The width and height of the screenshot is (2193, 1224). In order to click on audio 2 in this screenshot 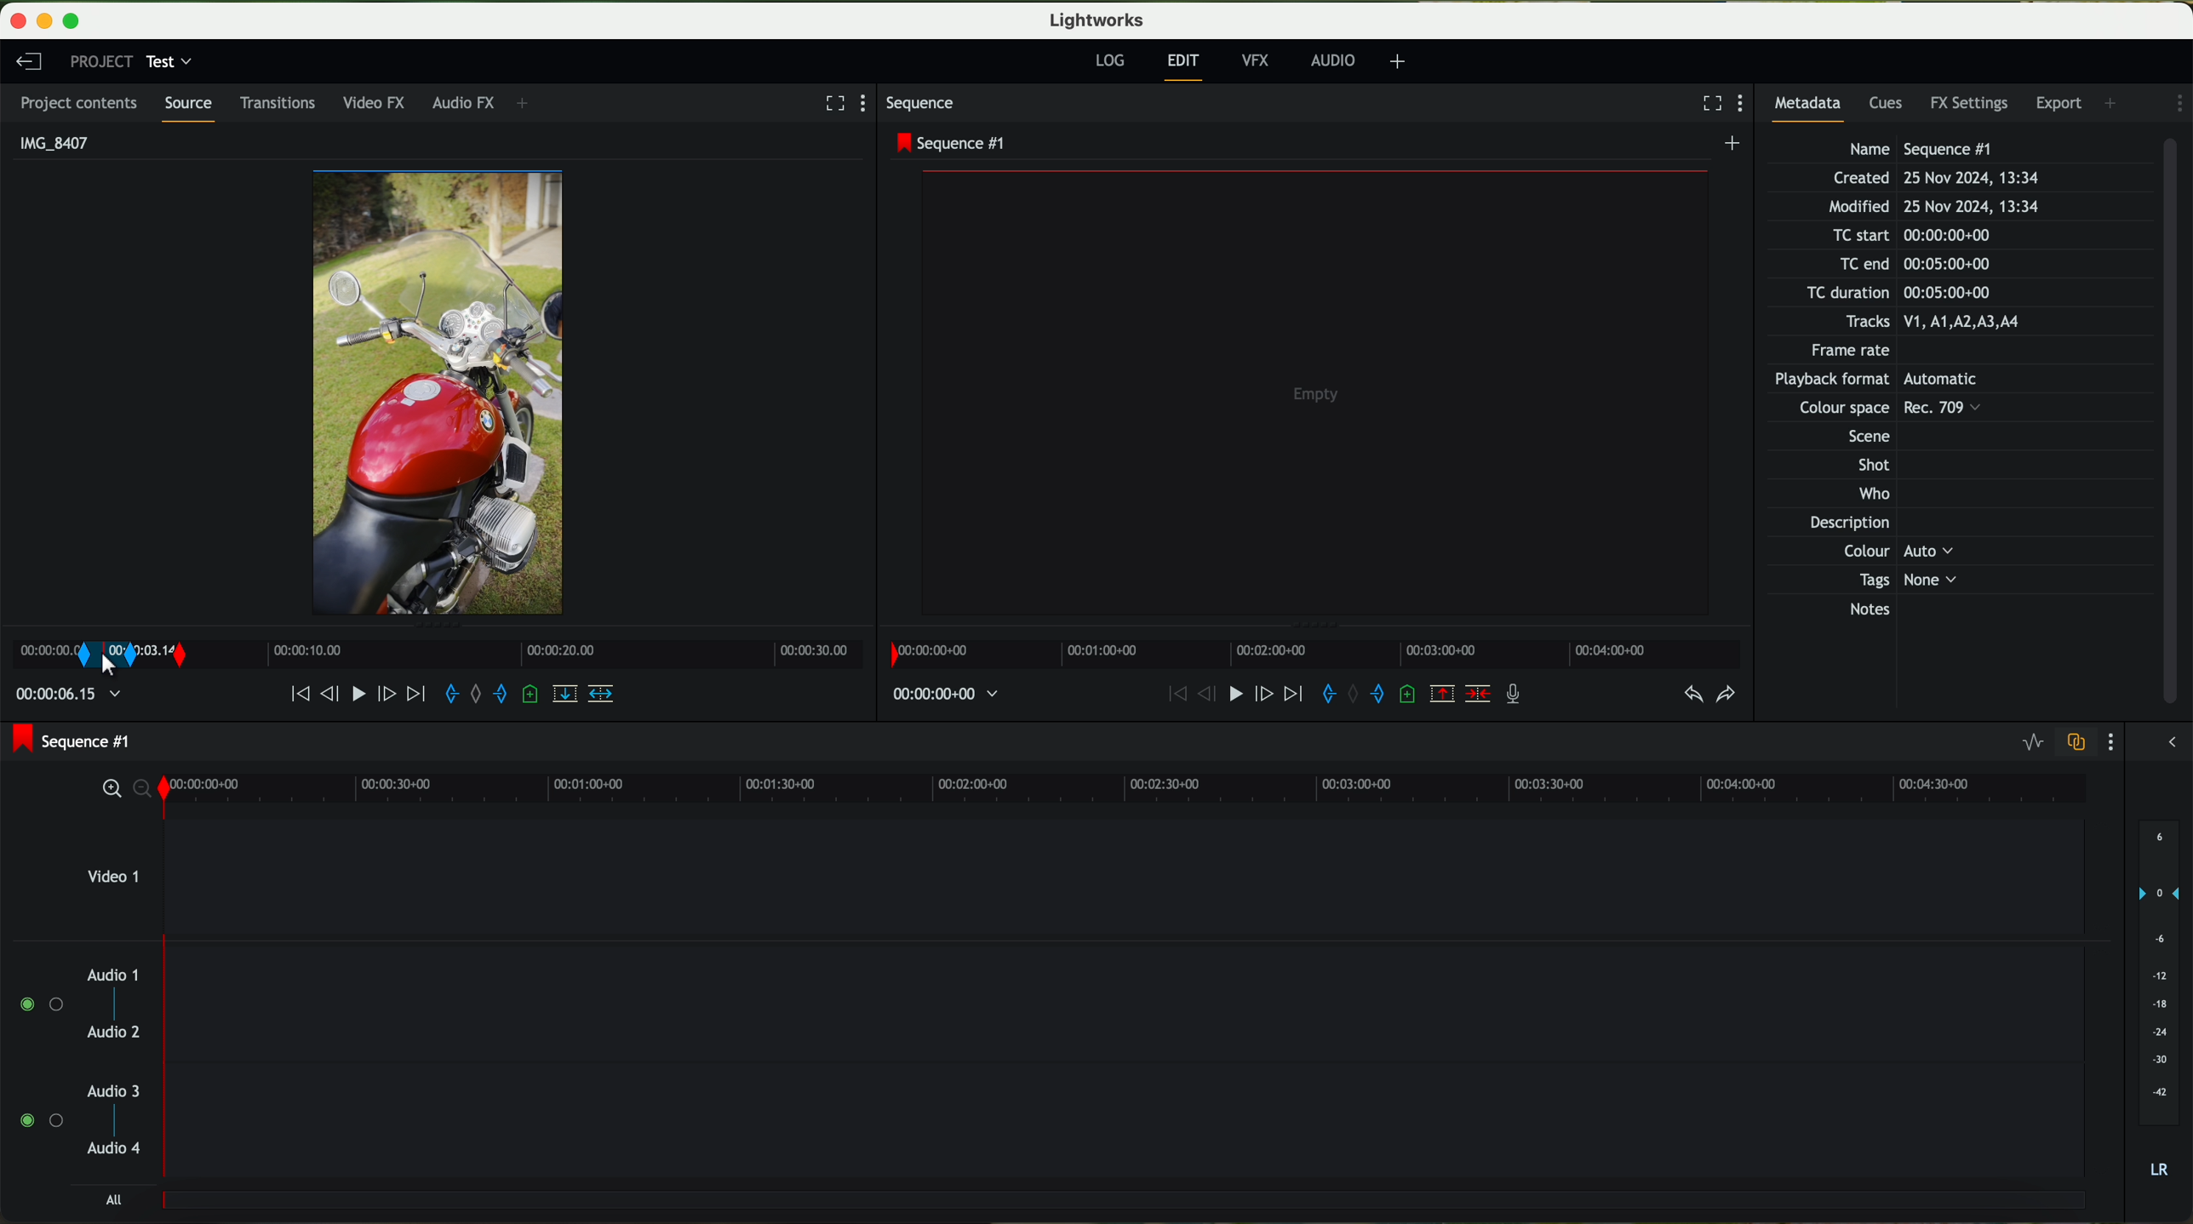, I will do `click(115, 1034)`.